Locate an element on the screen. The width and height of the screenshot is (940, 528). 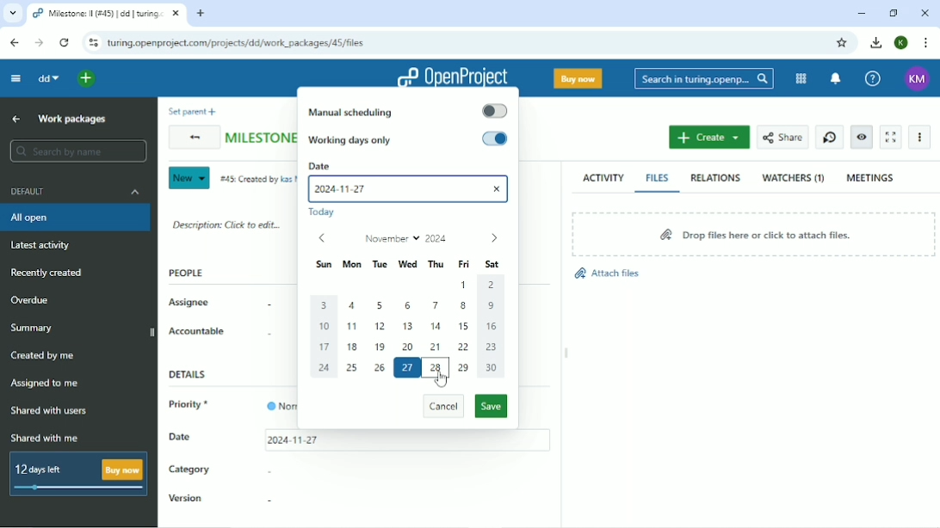
Date is located at coordinates (181, 436).